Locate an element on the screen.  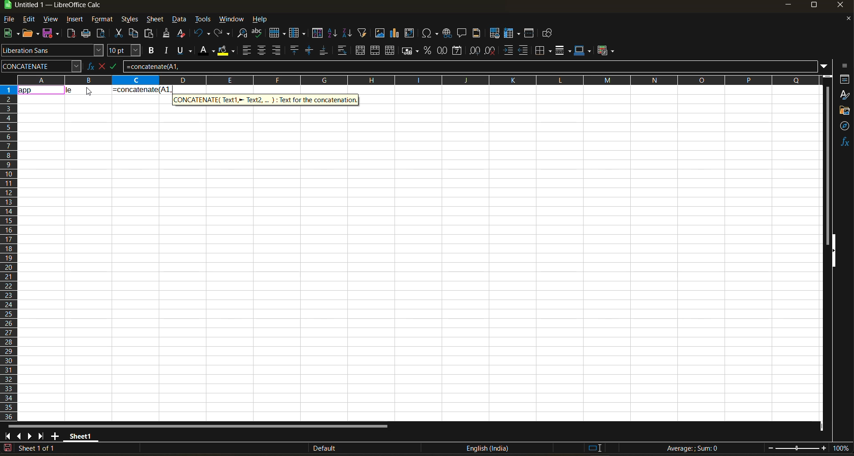
open is located at coordinates (32, 34).